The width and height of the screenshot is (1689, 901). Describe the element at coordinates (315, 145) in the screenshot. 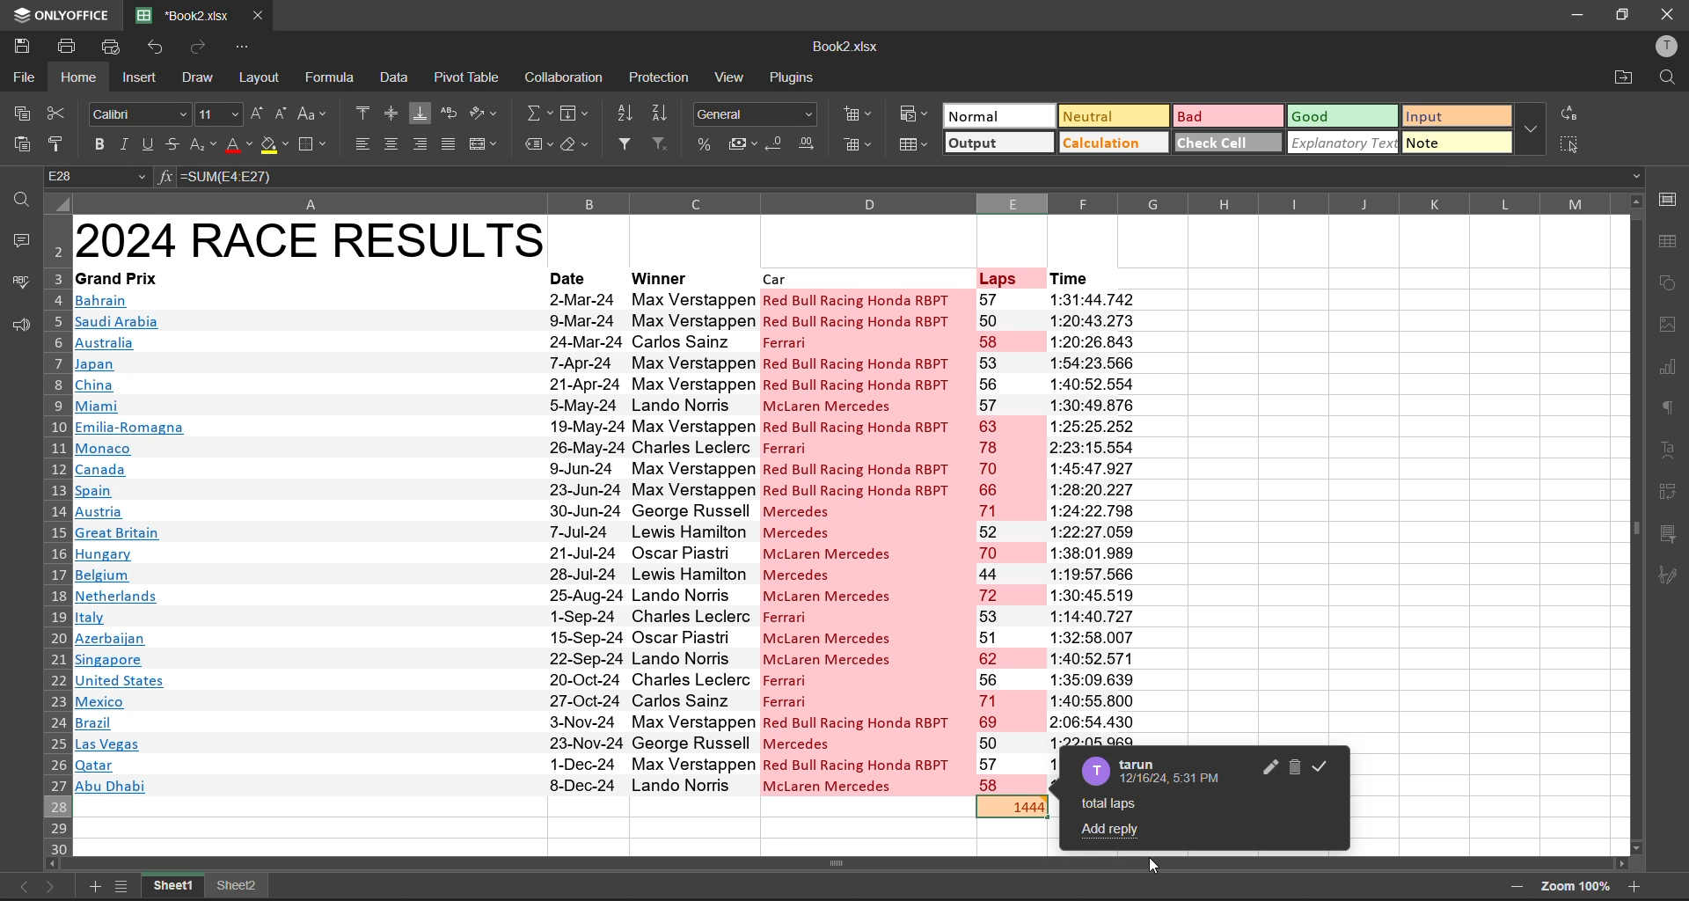

I see `borders` at that location.